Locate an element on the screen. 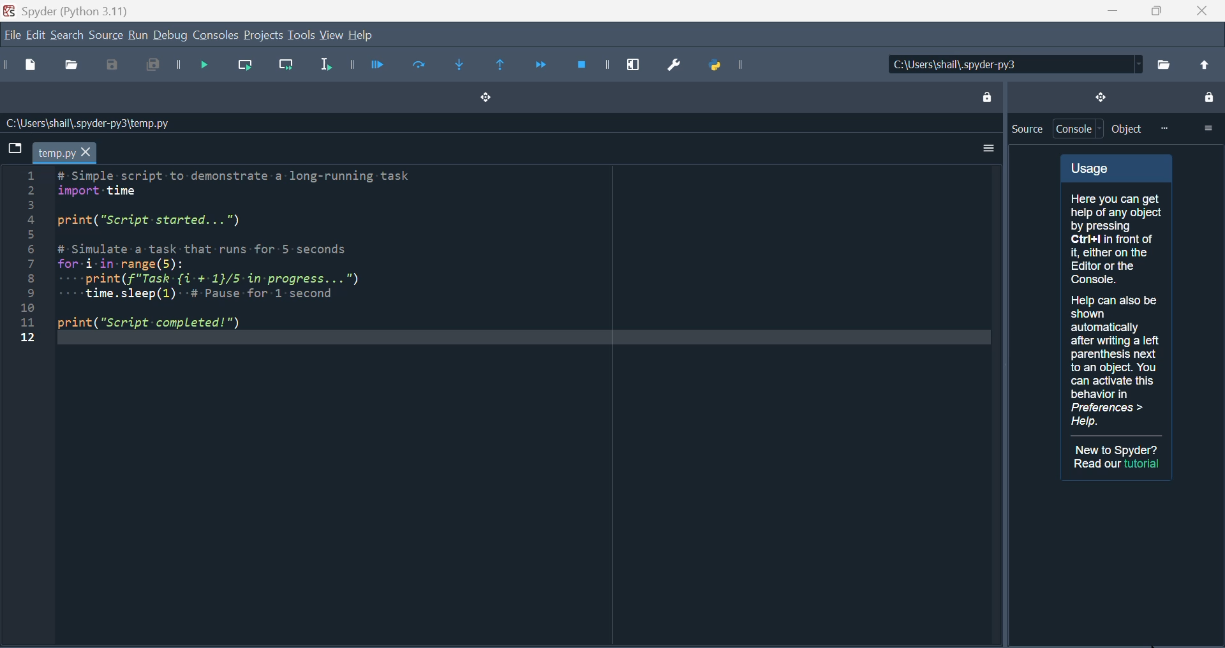 The height and width of the screenshot is (648, 1225). Preferences is located at coordinates (679, 63).